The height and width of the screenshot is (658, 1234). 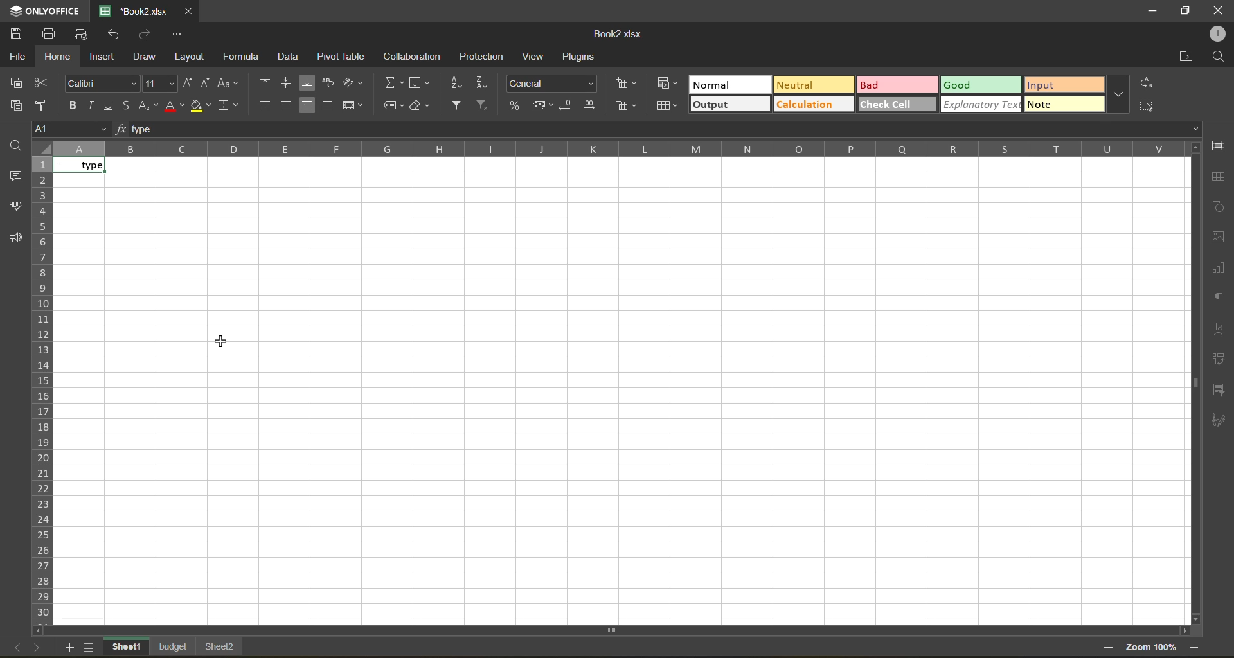 I want to click on row numbers, so click(x=43, y=389).